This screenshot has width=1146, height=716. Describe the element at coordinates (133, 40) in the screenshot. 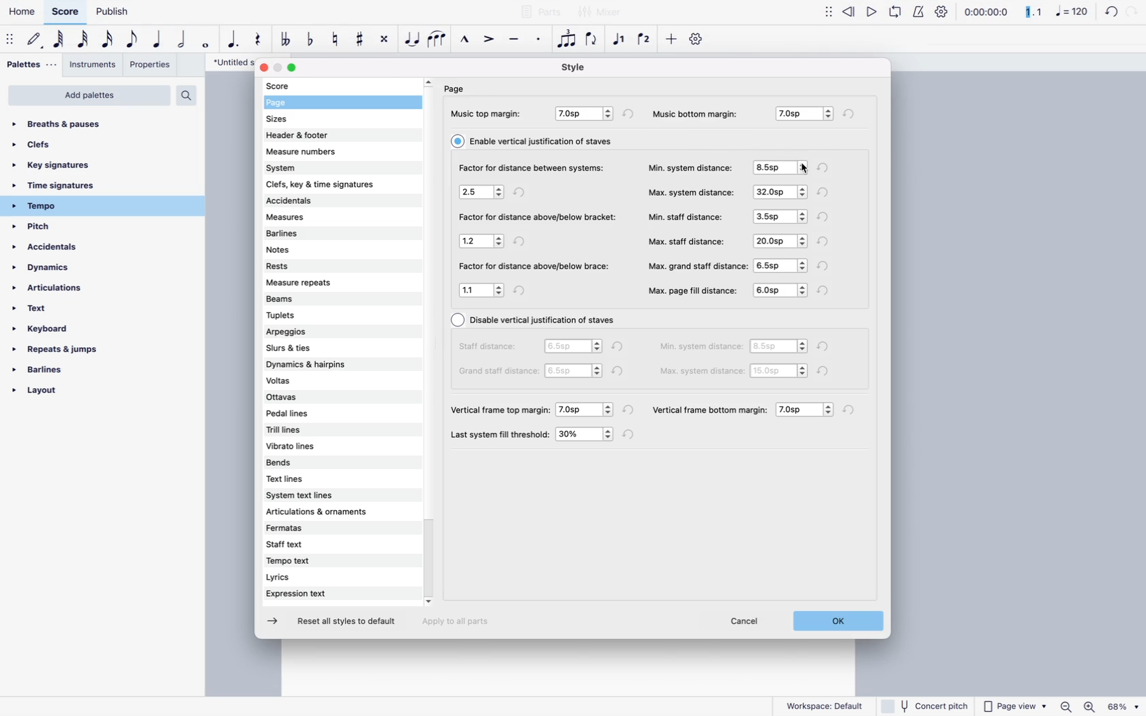

I see `eighth note` at that location.